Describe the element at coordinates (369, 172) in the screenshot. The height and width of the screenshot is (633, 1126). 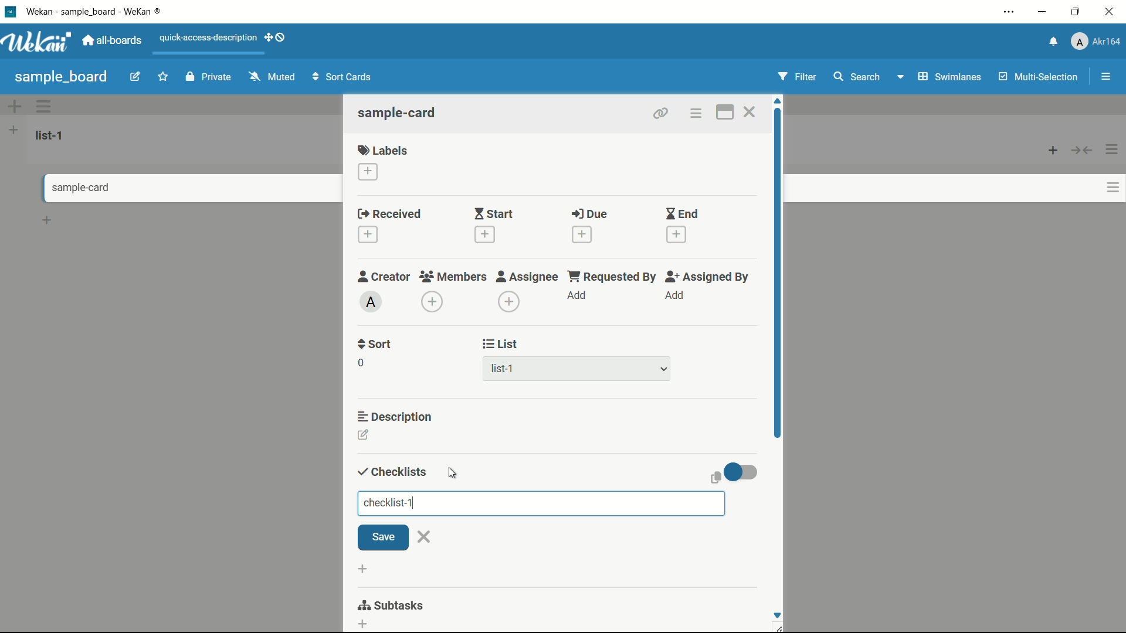
I see `add label` at that location.